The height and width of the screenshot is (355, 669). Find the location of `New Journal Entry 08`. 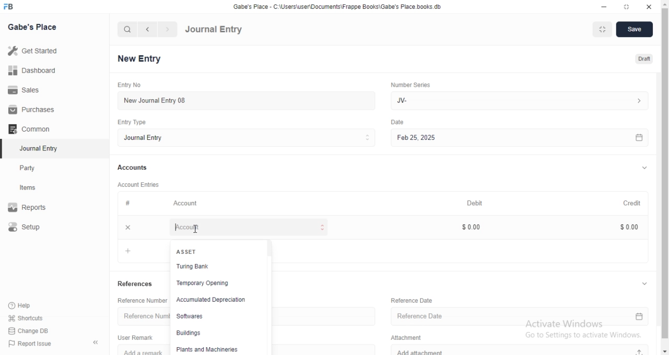

New Journal Entry 08 is located at coordinates (246, 100).